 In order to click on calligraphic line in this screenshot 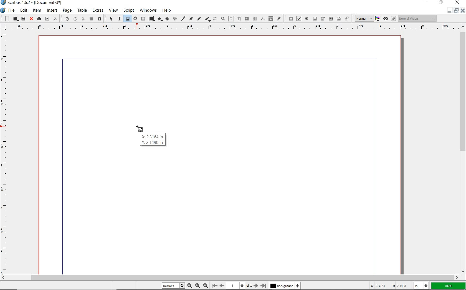, I will do `click(207, 19)`.